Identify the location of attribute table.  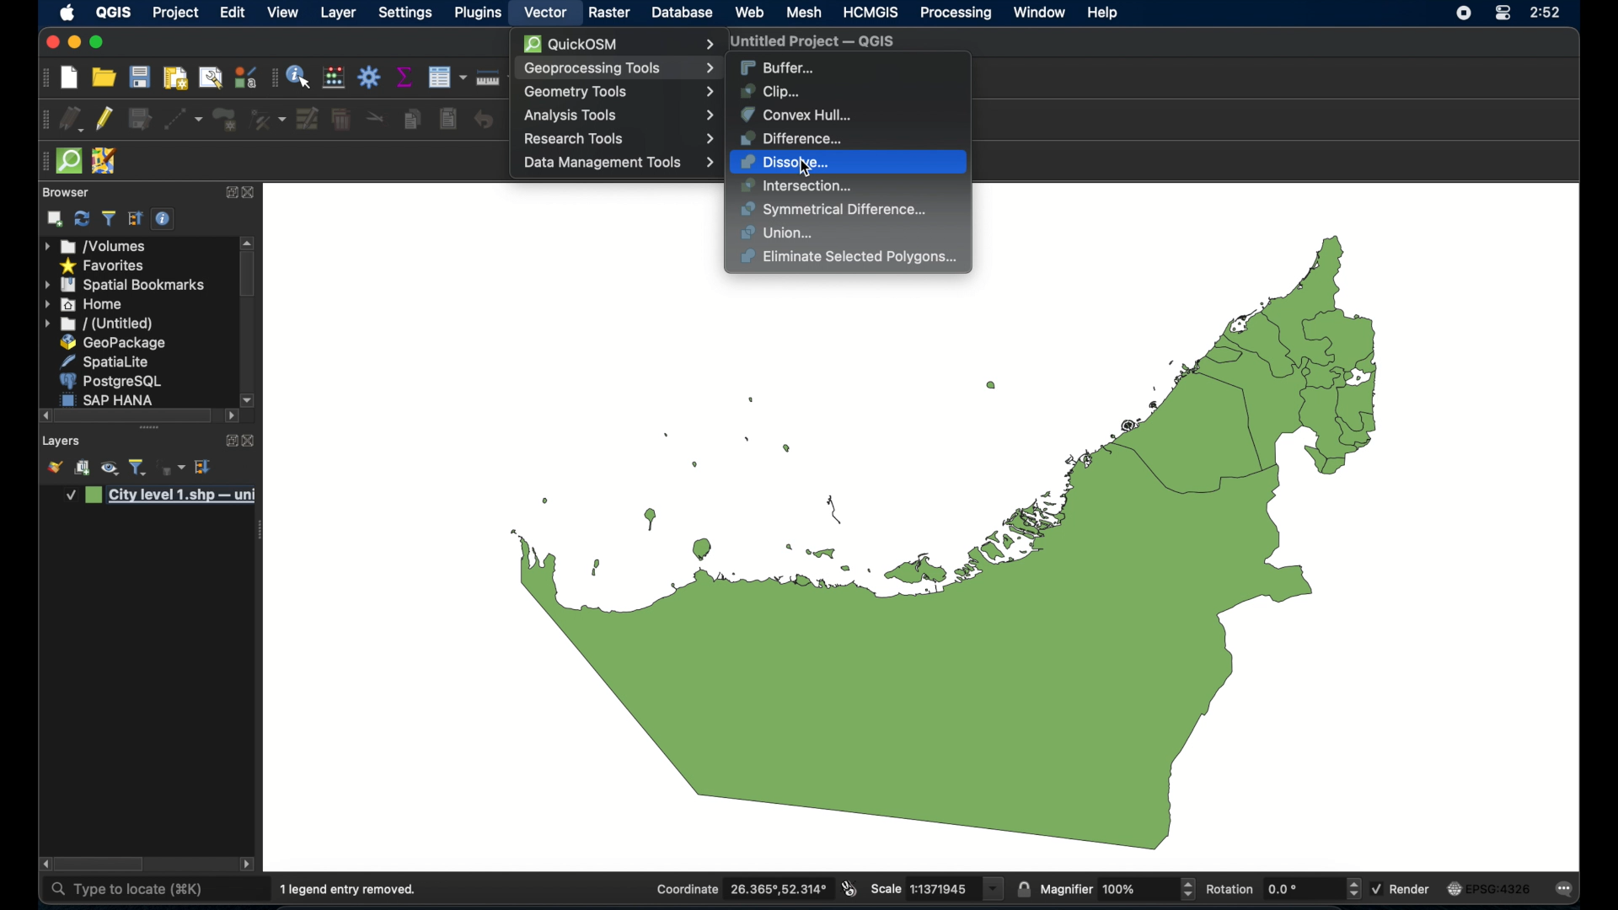
(273, 78).